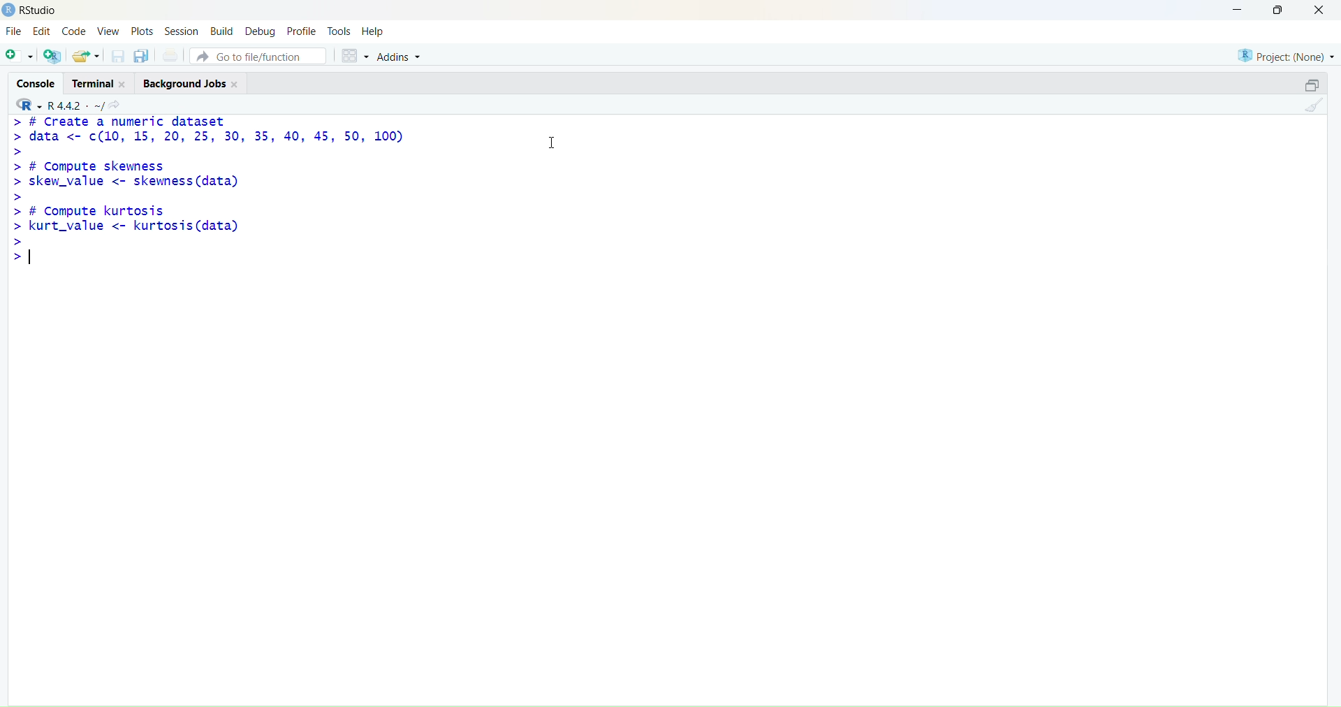  Describe the element at coordinates (193, 83) in the screenshot. I see `Background Jobs` at that location.